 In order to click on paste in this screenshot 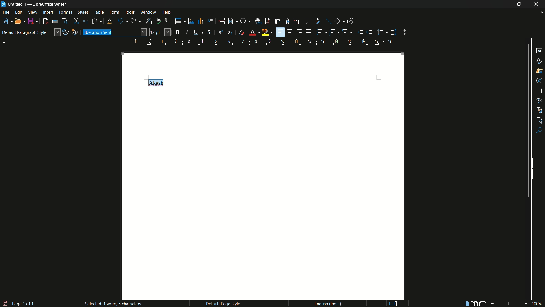, I will do `click(95, 21)`.